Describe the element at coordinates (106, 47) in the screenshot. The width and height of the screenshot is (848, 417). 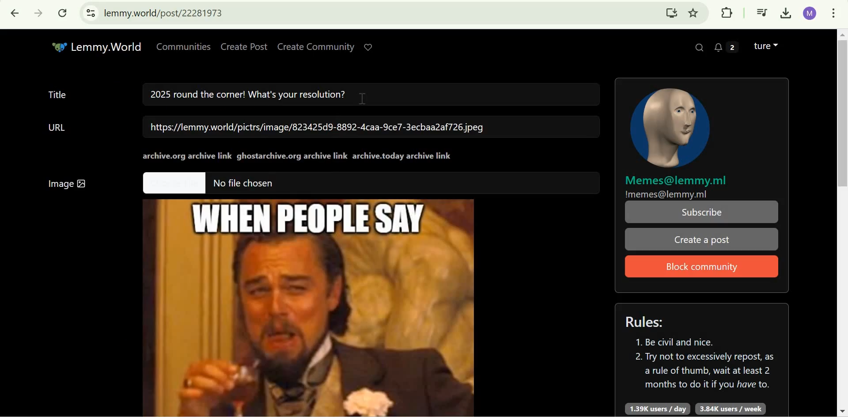
I see `Lemmy.World` at that location.